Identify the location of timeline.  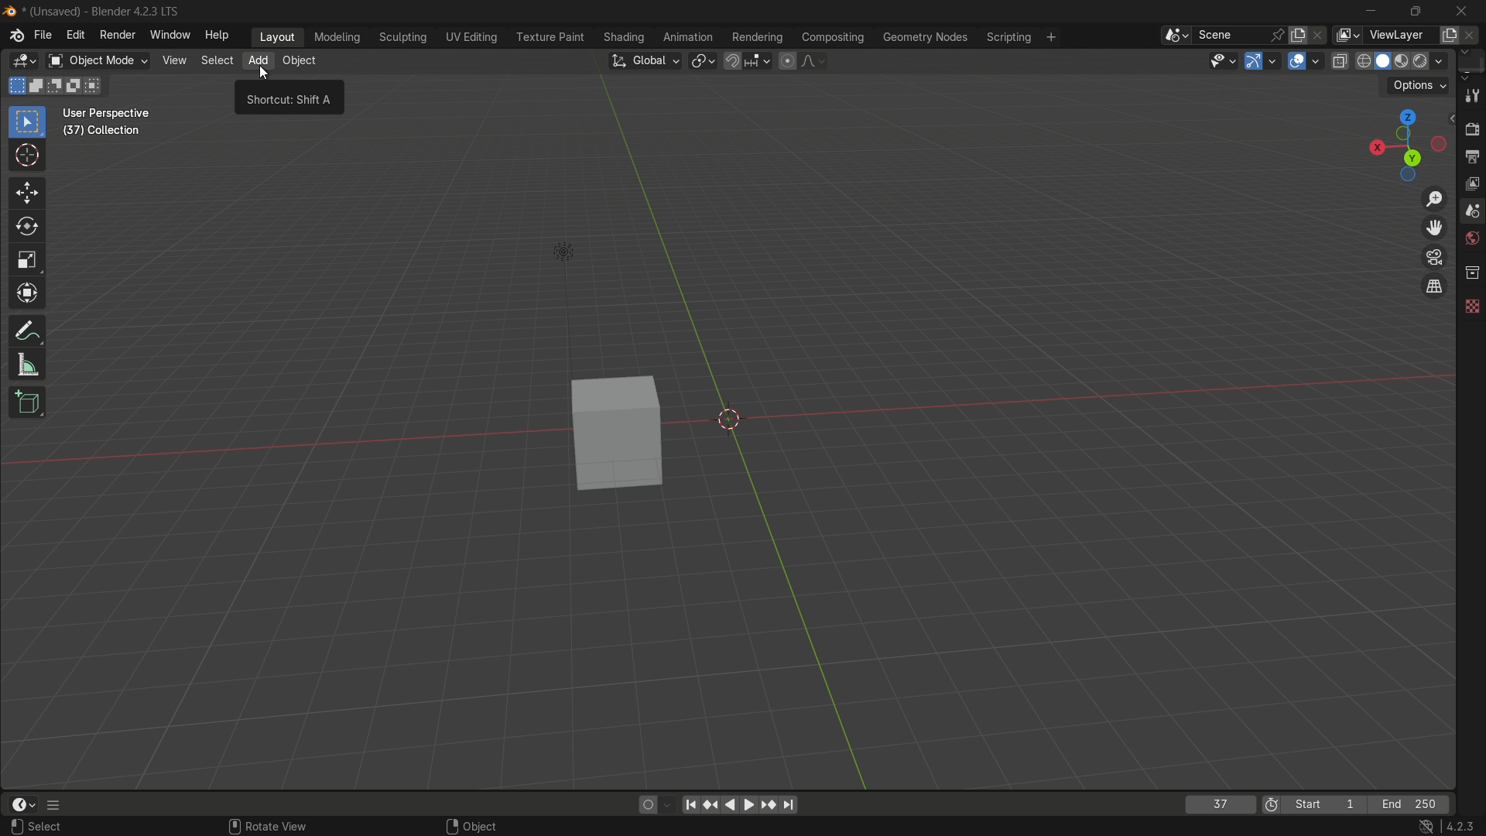
(26, 804).